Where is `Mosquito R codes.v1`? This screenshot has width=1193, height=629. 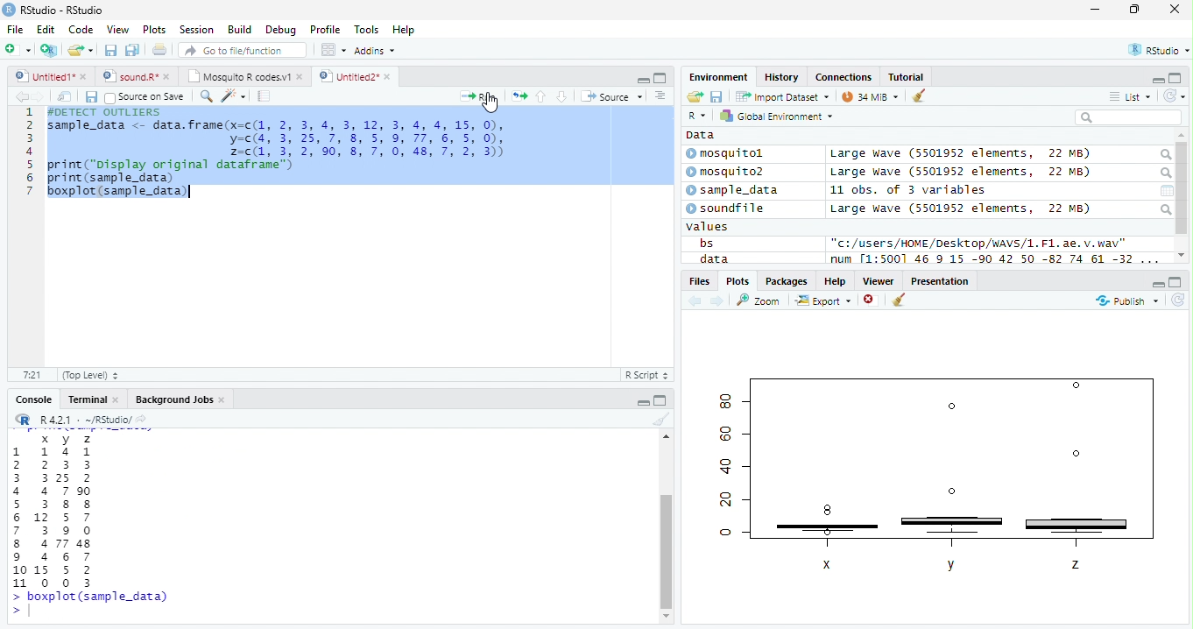 Mosquito R codes.v1 is located at coordinates (243, 75).